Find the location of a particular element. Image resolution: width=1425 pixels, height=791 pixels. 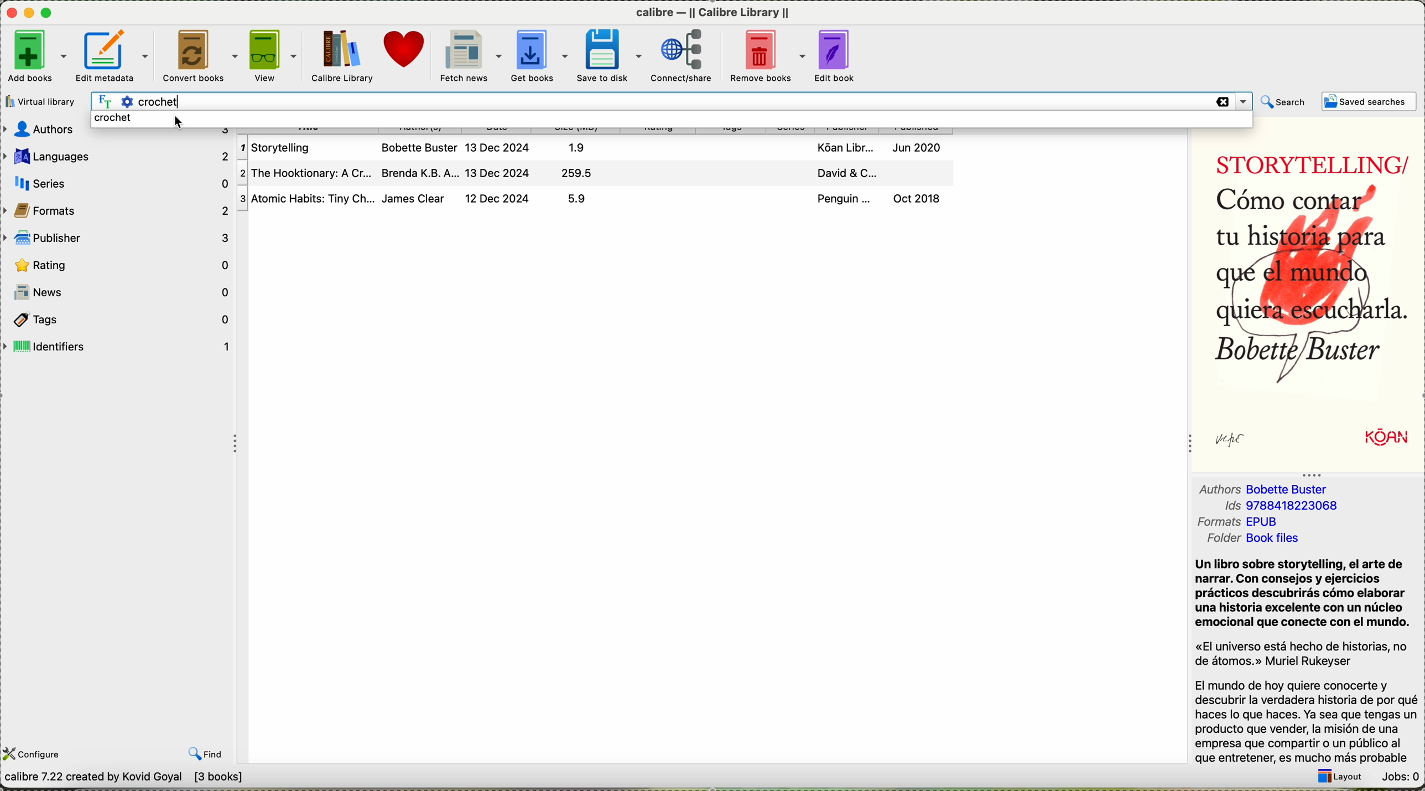

David & C is located at coordinates (841, 173).